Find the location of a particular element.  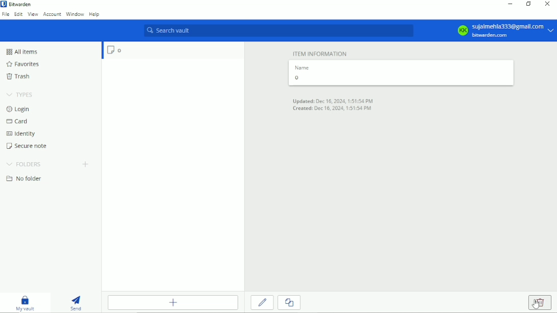

Secure note is located at coordinates (25, 146).